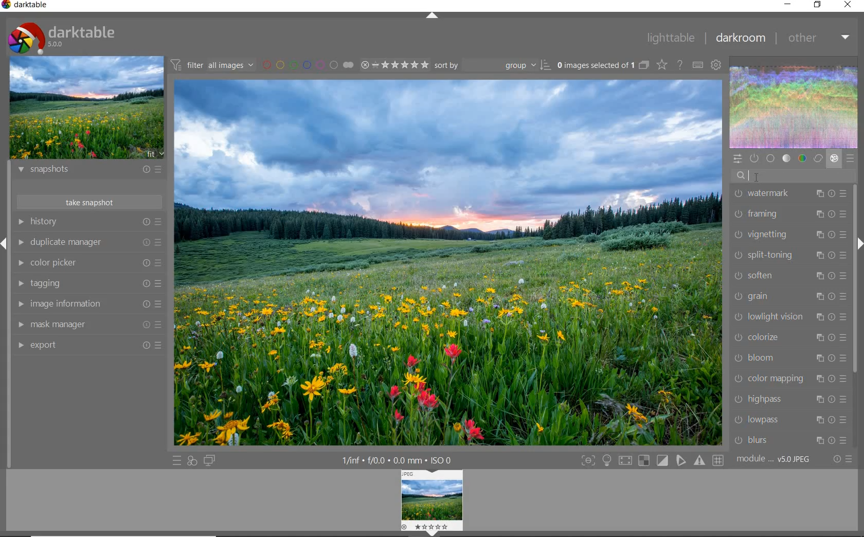 Image resolution: width=864 pixels, height=537 pixels. Describe the element at coordinates (788, 399) in the screenshot. I see `highpass` at that location.